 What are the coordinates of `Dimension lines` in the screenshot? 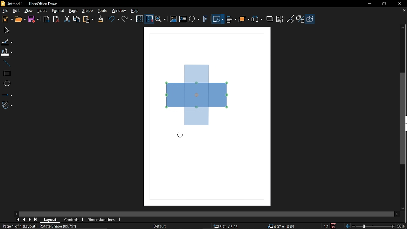 It's located at (102, 220).